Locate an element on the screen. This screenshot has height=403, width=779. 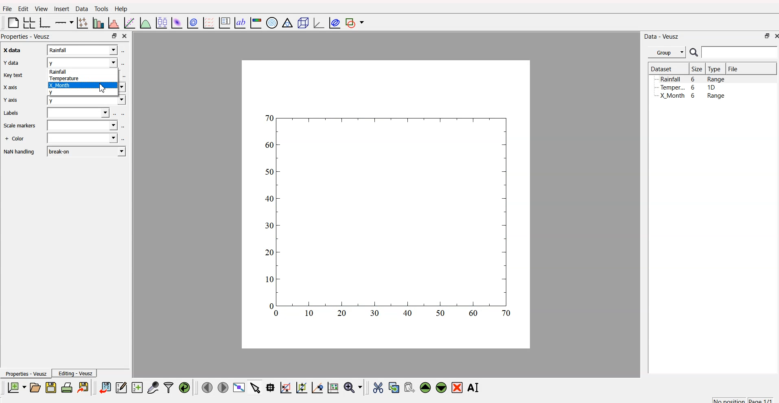
no position page 1/1 is located at coordinates (742, 399).